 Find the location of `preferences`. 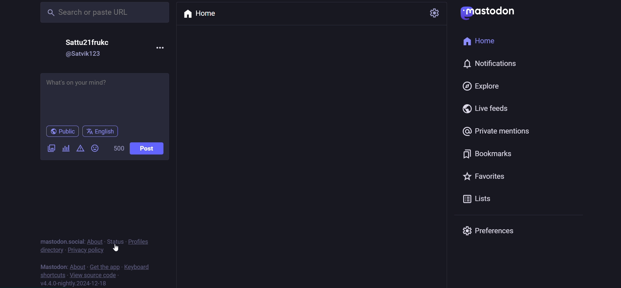

preferences is located at coordinates (491, 231).